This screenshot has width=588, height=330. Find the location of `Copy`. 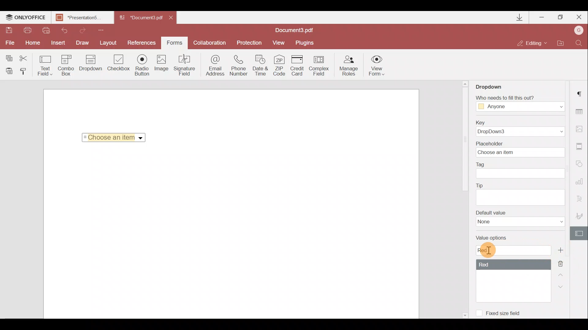

Copy is located at coordinates (7, 56).